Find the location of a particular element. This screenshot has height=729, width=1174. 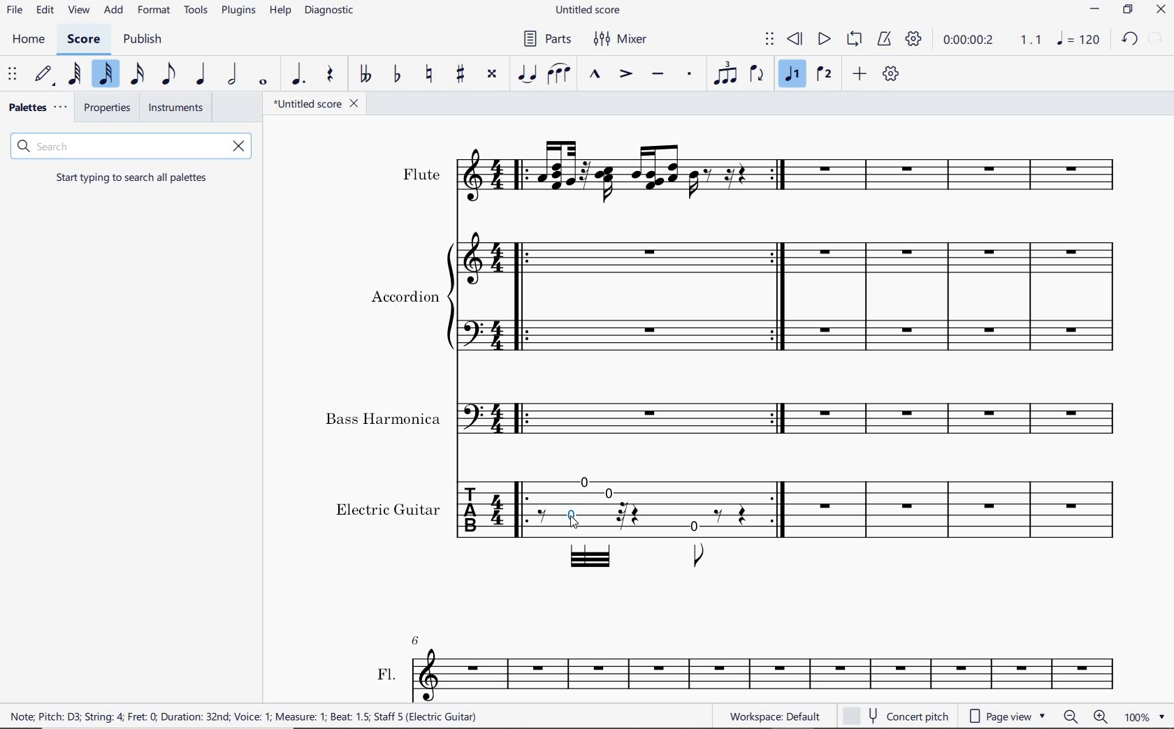

instruments is located at coordinates (175, 110).